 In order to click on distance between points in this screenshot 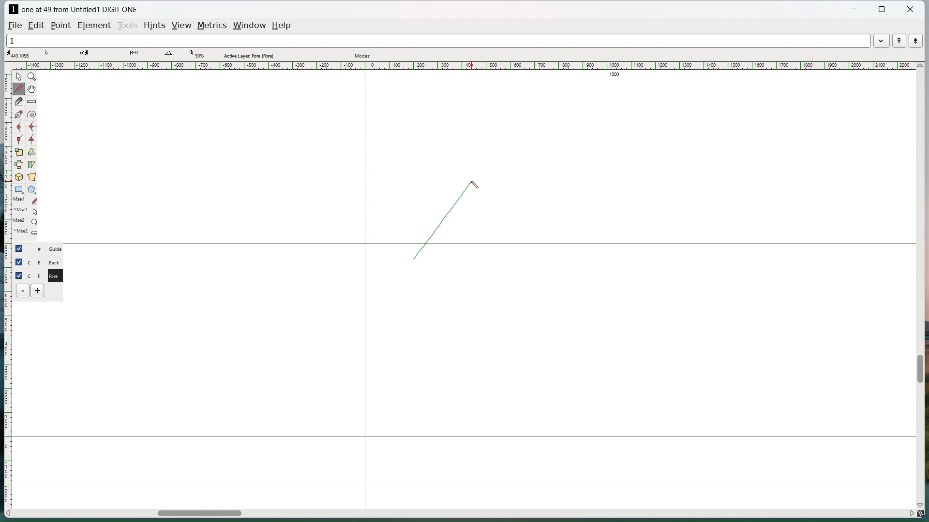, I will do `click(134, 53)`.